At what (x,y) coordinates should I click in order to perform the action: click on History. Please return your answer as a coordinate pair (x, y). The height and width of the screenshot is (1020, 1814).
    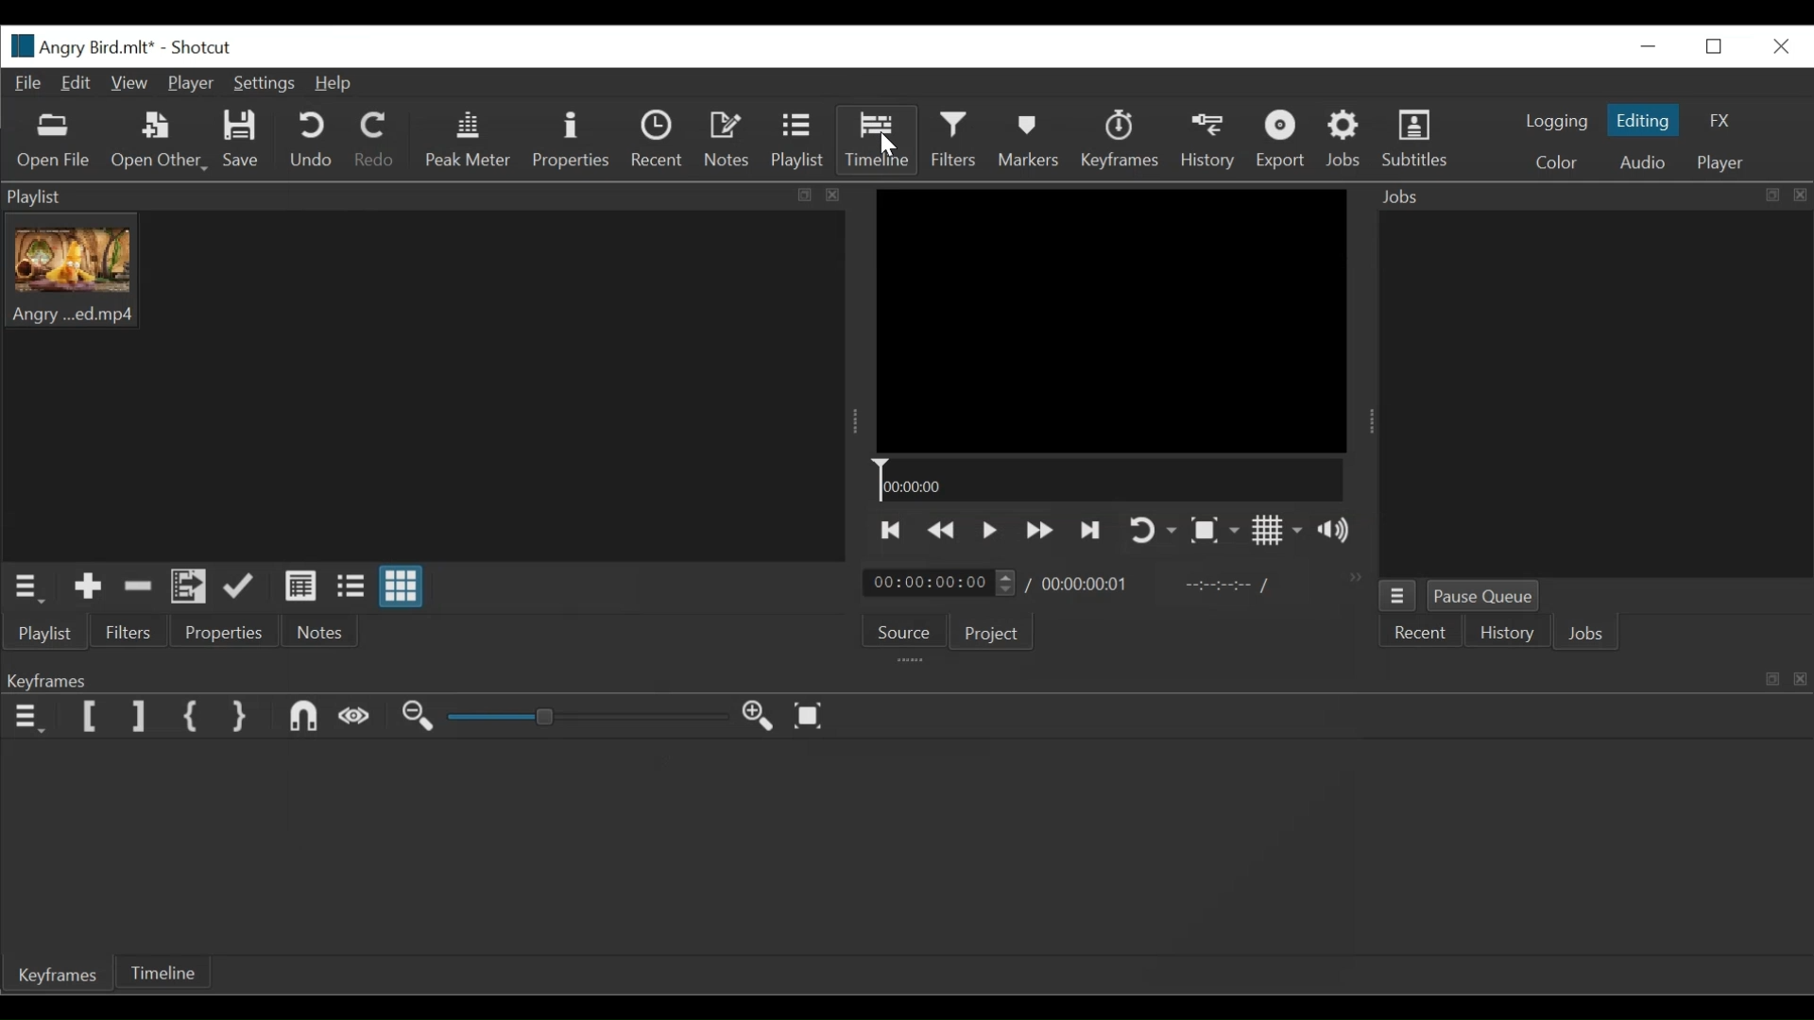
    Looking at the image, I should click on (1507, 635).